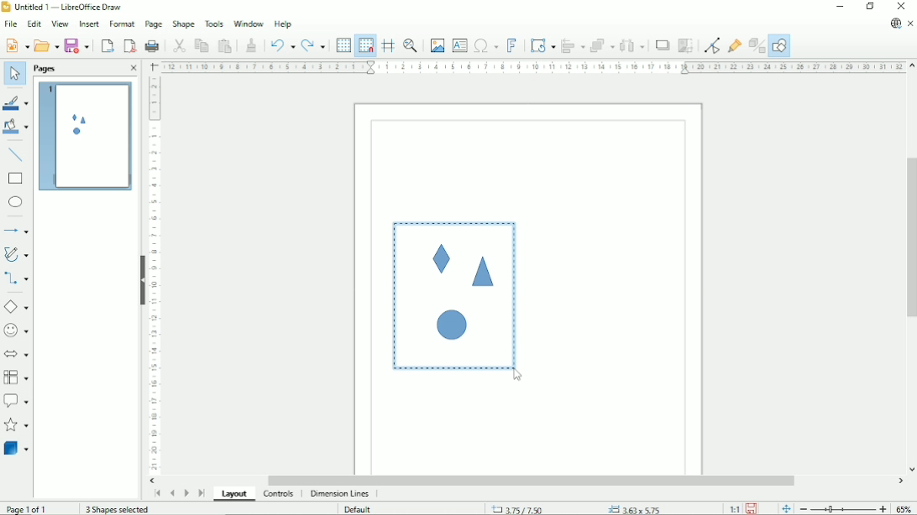 This screenshot has width=917, height=515. Describe the element at coordinates (15, 101) in the screenshot. I see `Line color` at that location.